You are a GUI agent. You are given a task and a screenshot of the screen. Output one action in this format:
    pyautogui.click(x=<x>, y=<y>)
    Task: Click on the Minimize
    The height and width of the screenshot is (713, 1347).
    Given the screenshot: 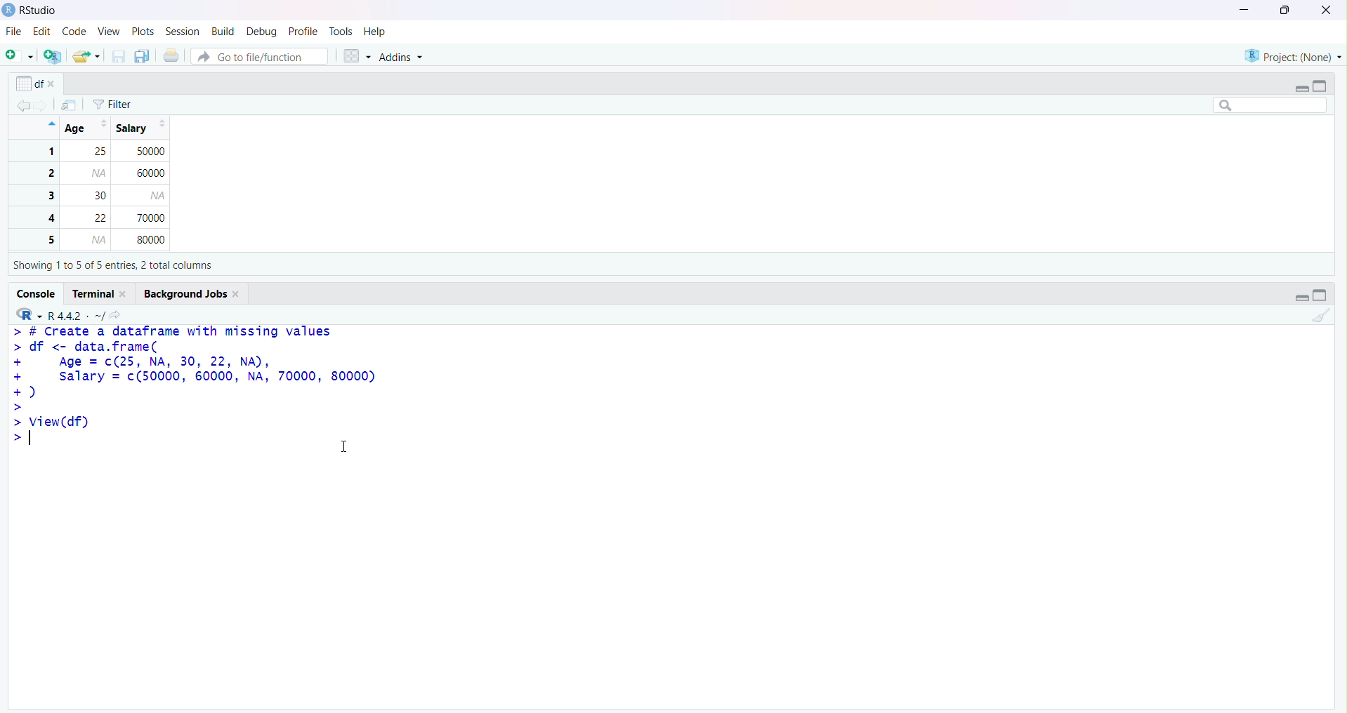 What is the action you would take?
    pyautogui.click(x=1242, y=9)
    